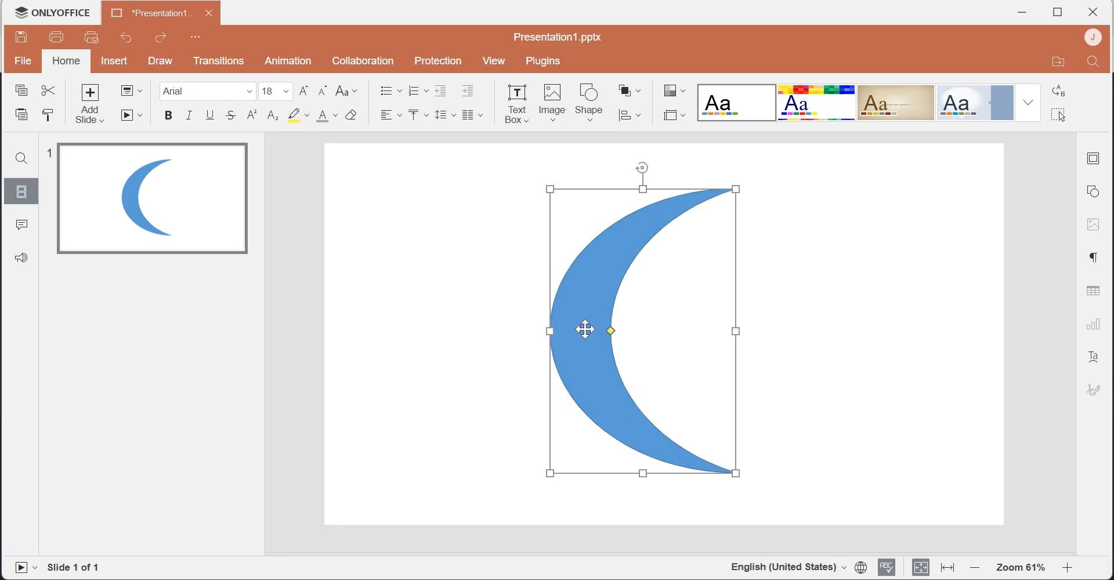 The image size is (1114, 580). Describe the element at coordinates (920, 568) in the screenshot. I see `Fit to slide` at that location.